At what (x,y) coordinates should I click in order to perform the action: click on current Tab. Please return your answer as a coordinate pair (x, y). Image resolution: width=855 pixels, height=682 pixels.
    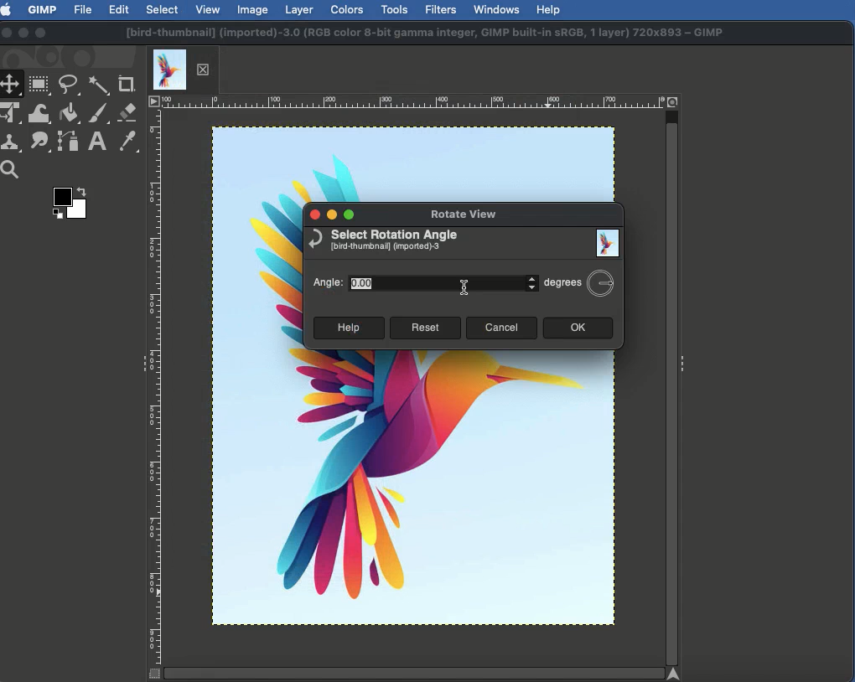
    Looking at the image, I should click on (169, 68).